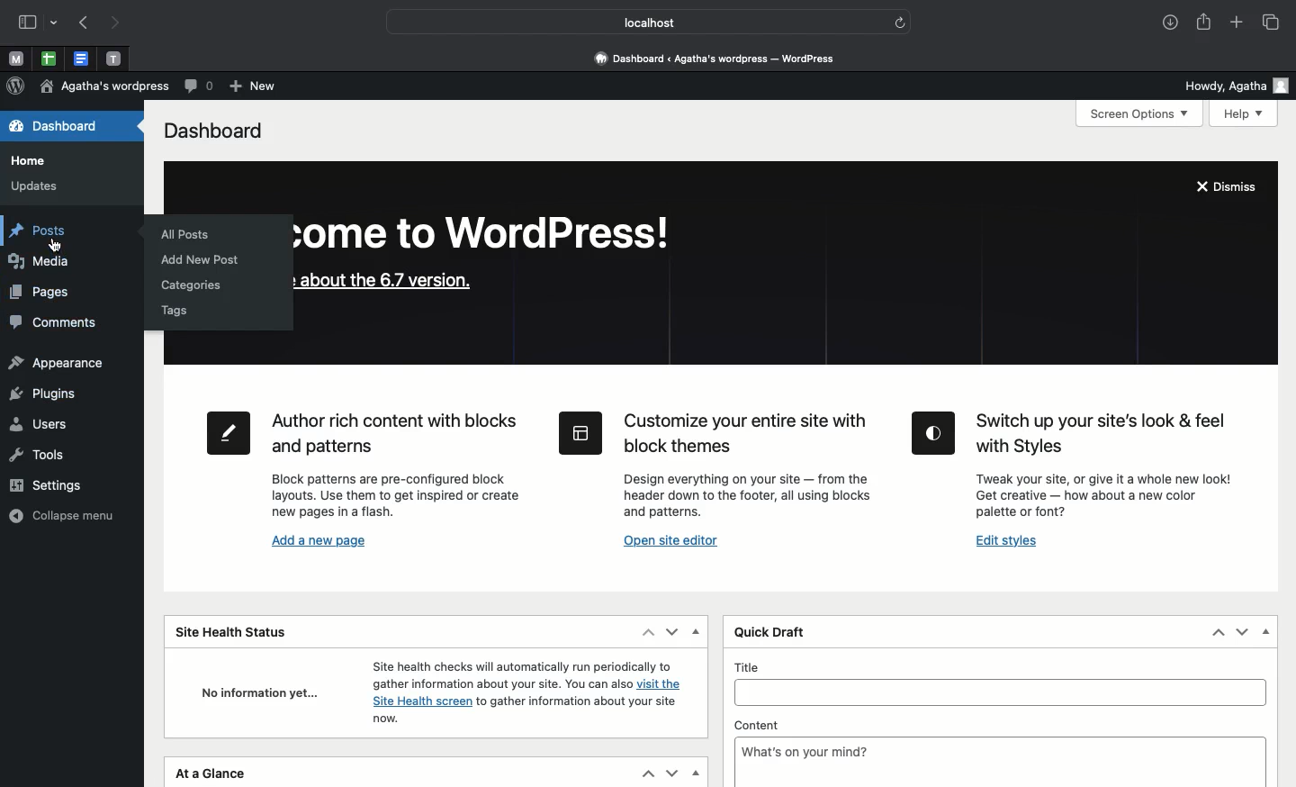 Image resolution: width=1296 pixels, height=787 pixels. What do you see at coordinates (101, 87) in the screenshot?
I see `Agatha's wordpress` at bounding box center [101, 87].